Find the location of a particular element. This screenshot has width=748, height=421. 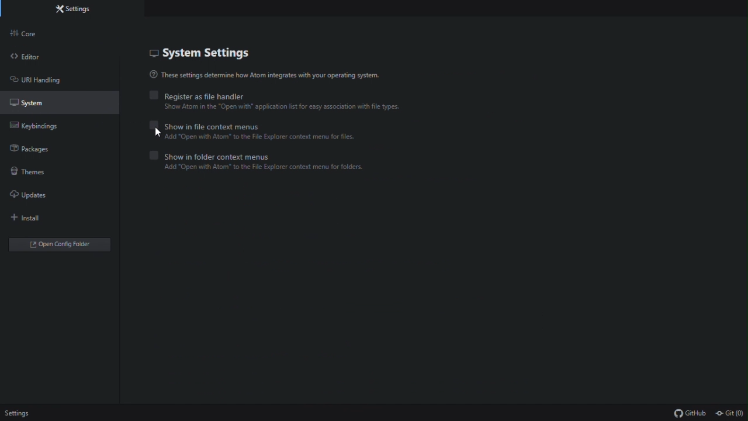

Show in file context Menus is located at coordinates (205, 125).